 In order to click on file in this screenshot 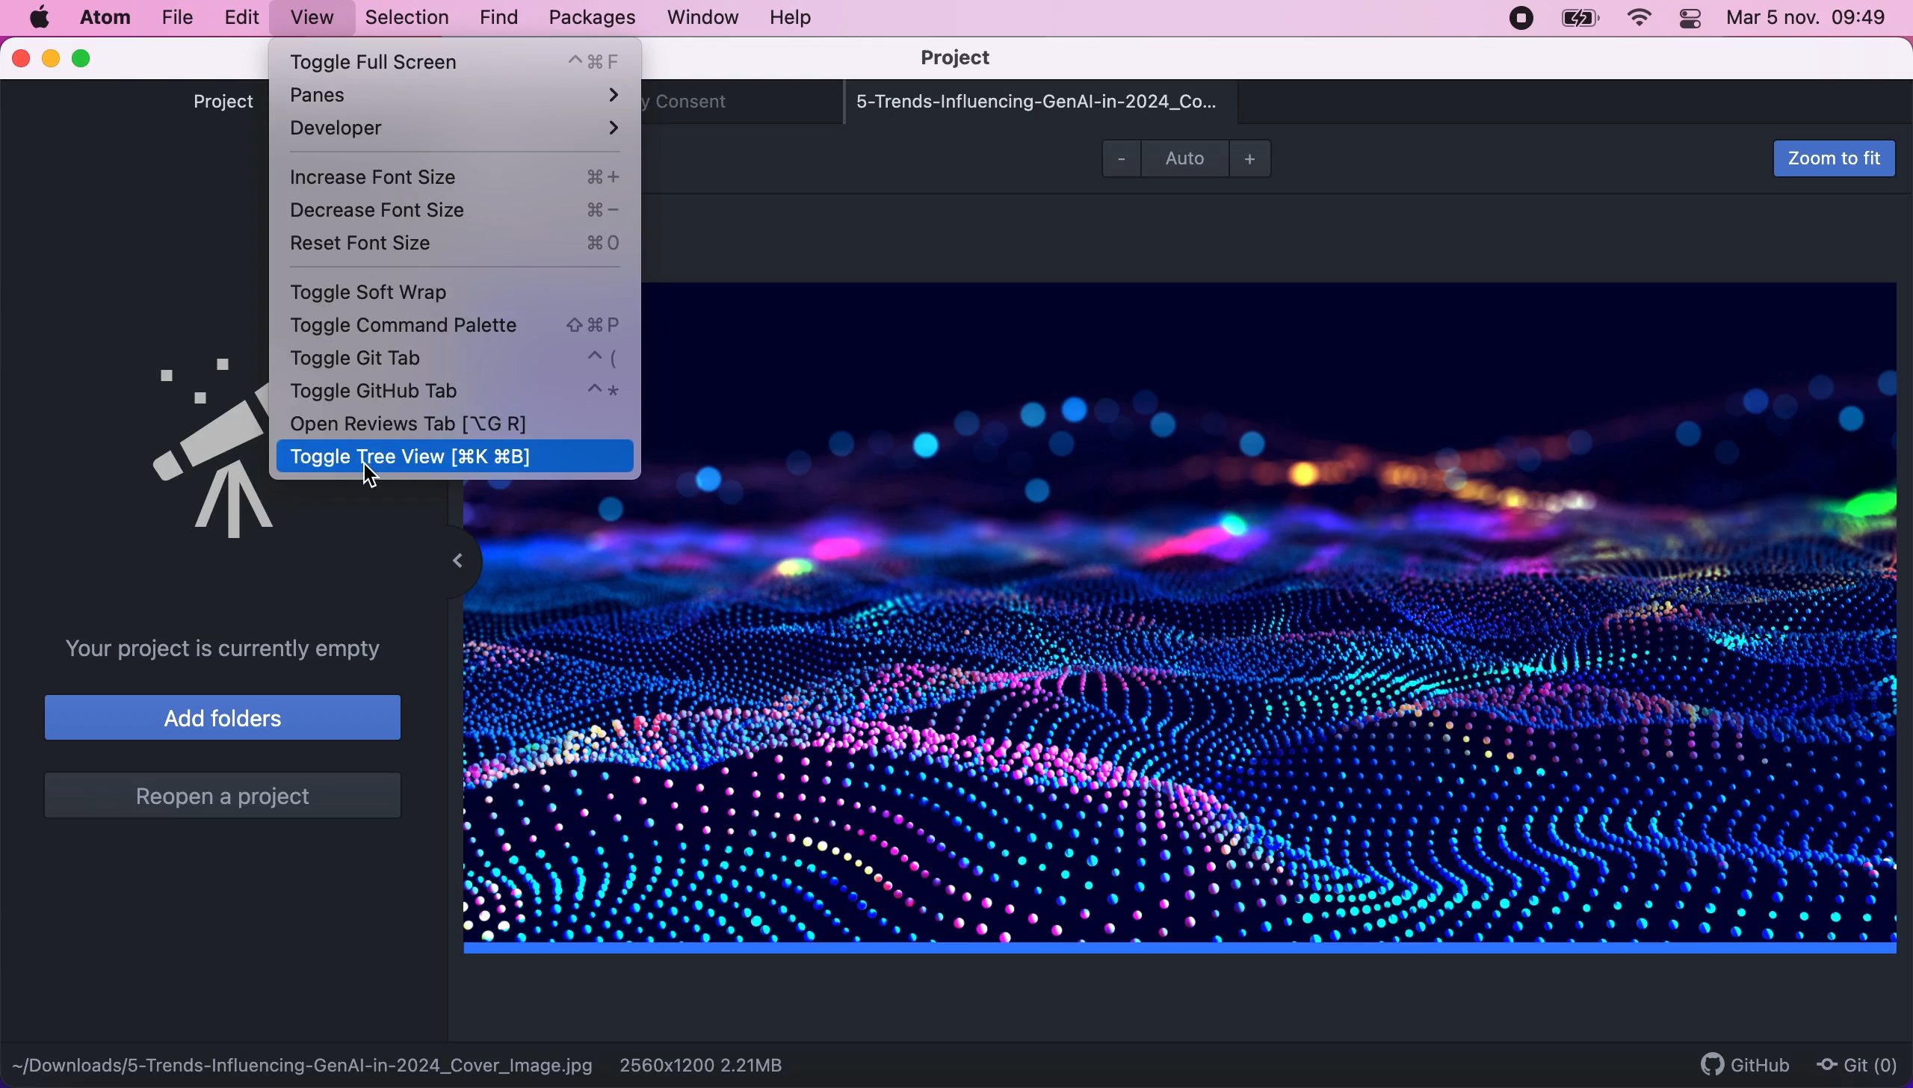, I will do `click(175, 19)`.